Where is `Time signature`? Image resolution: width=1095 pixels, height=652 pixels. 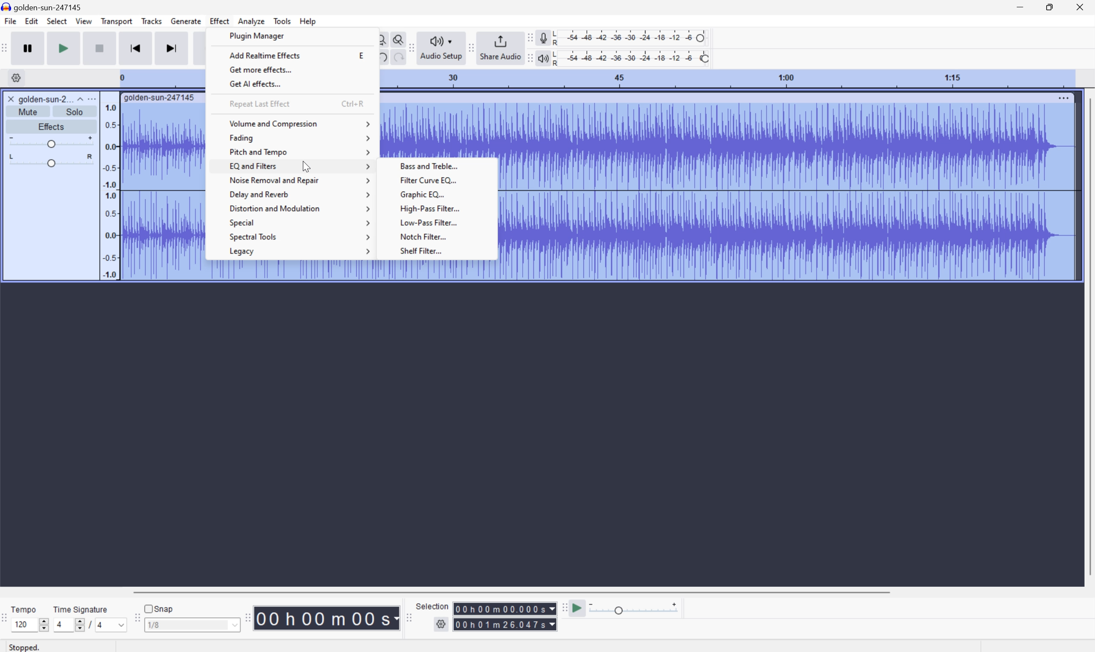 Time signature is located at coordinates (80, 609).